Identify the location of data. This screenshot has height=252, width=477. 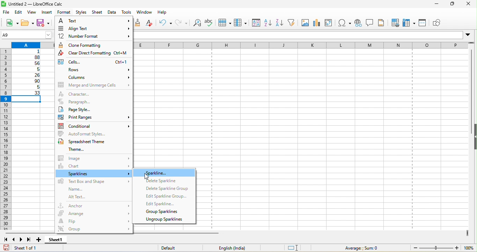
(112, 13).